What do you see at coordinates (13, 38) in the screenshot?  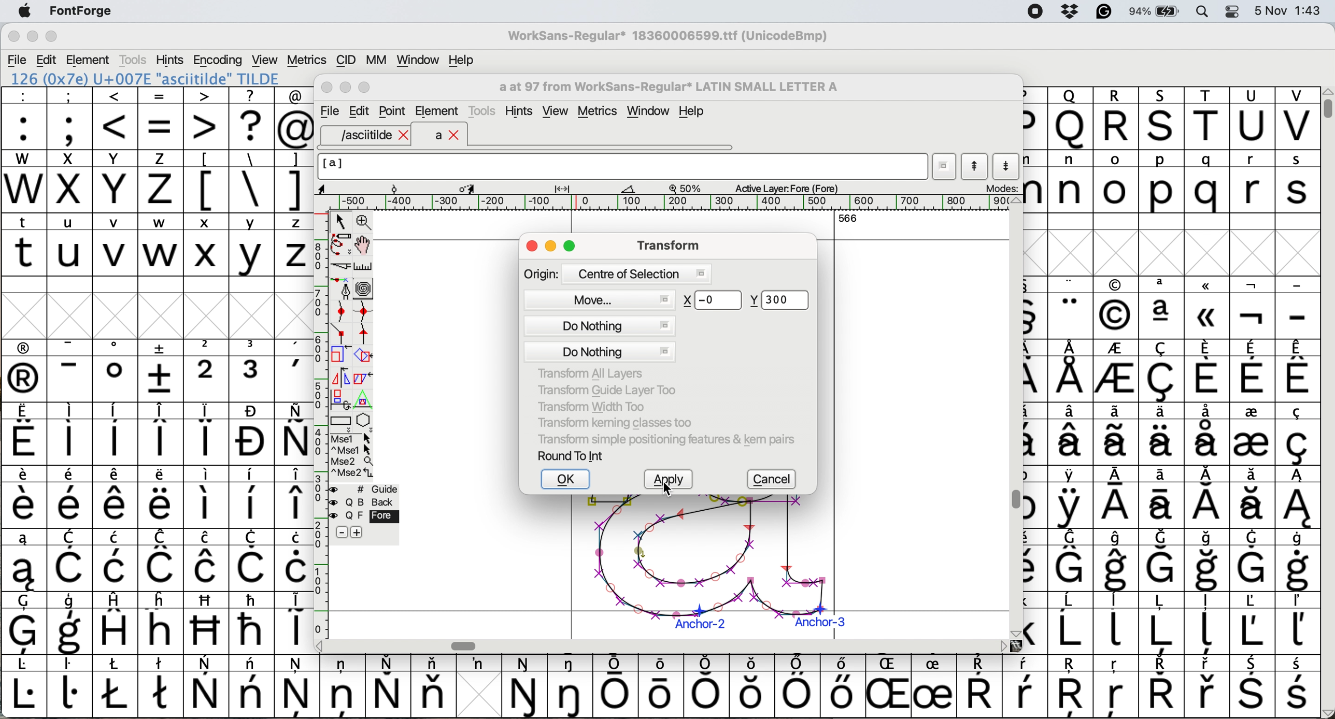 I see `close` at bounding box center [13, 38].